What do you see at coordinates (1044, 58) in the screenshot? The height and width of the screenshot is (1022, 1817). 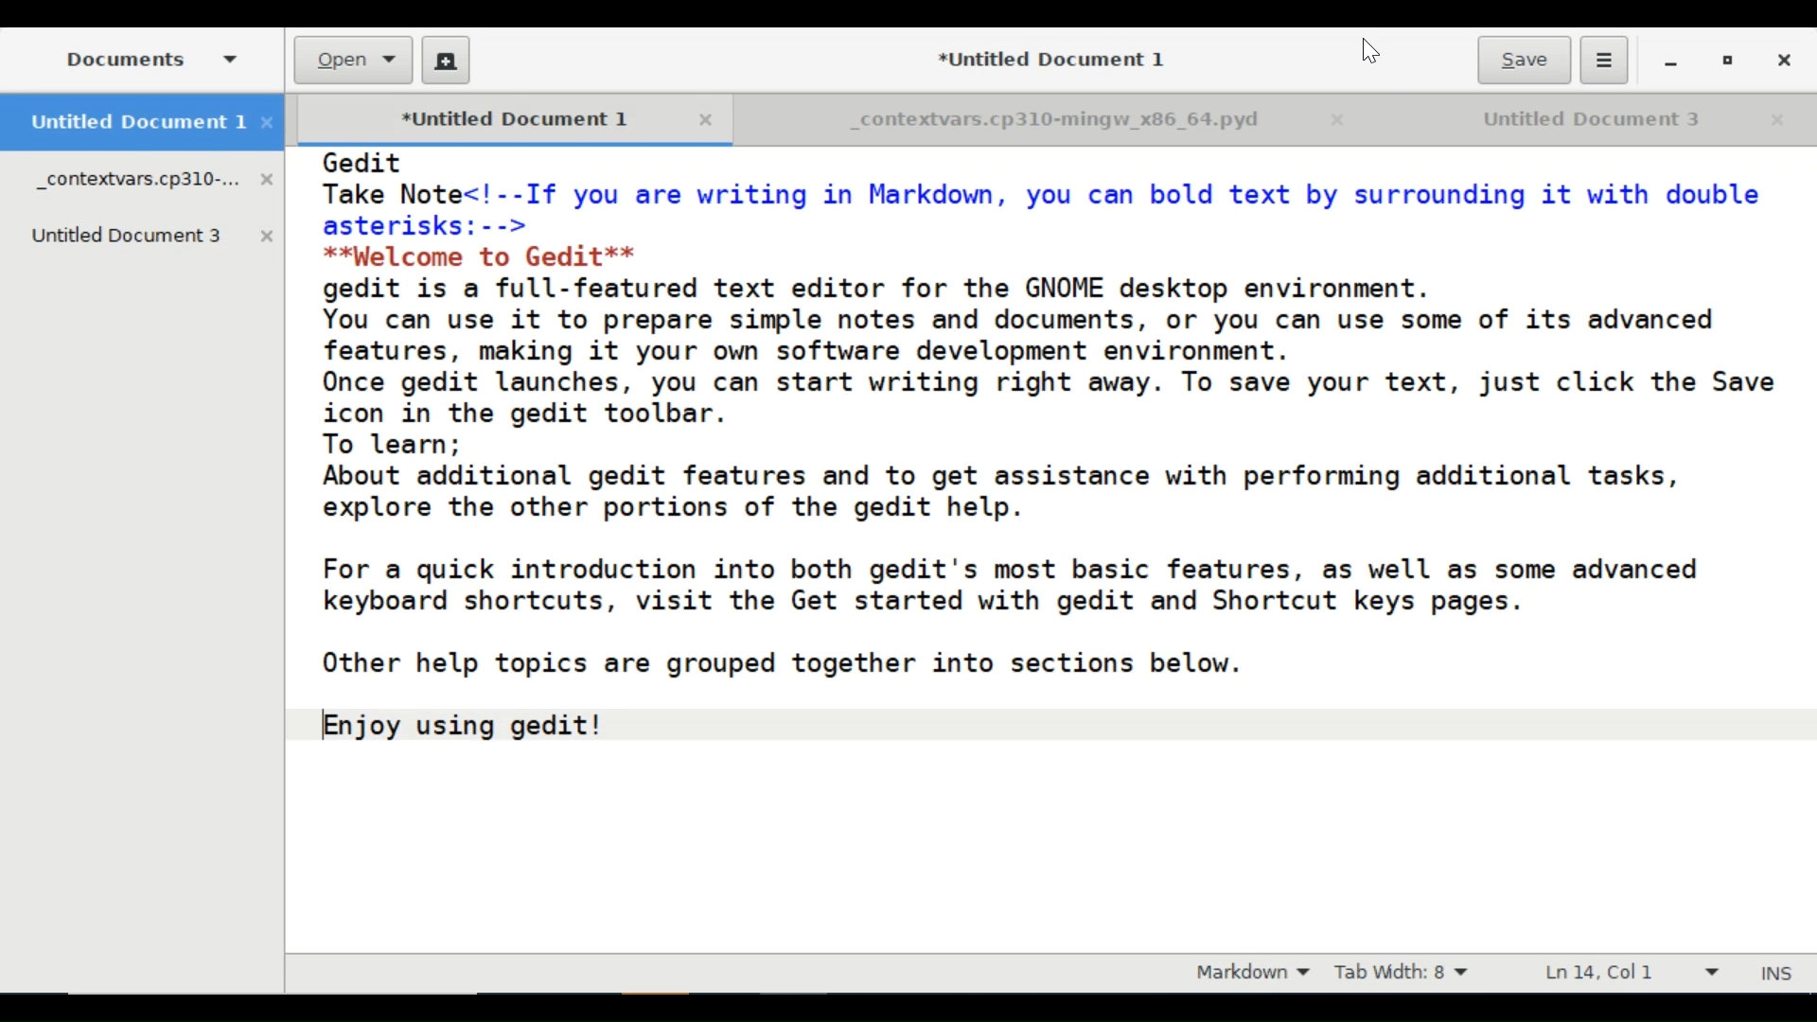 I see `Untitled Document 3` at bounding box center [1044, 58].